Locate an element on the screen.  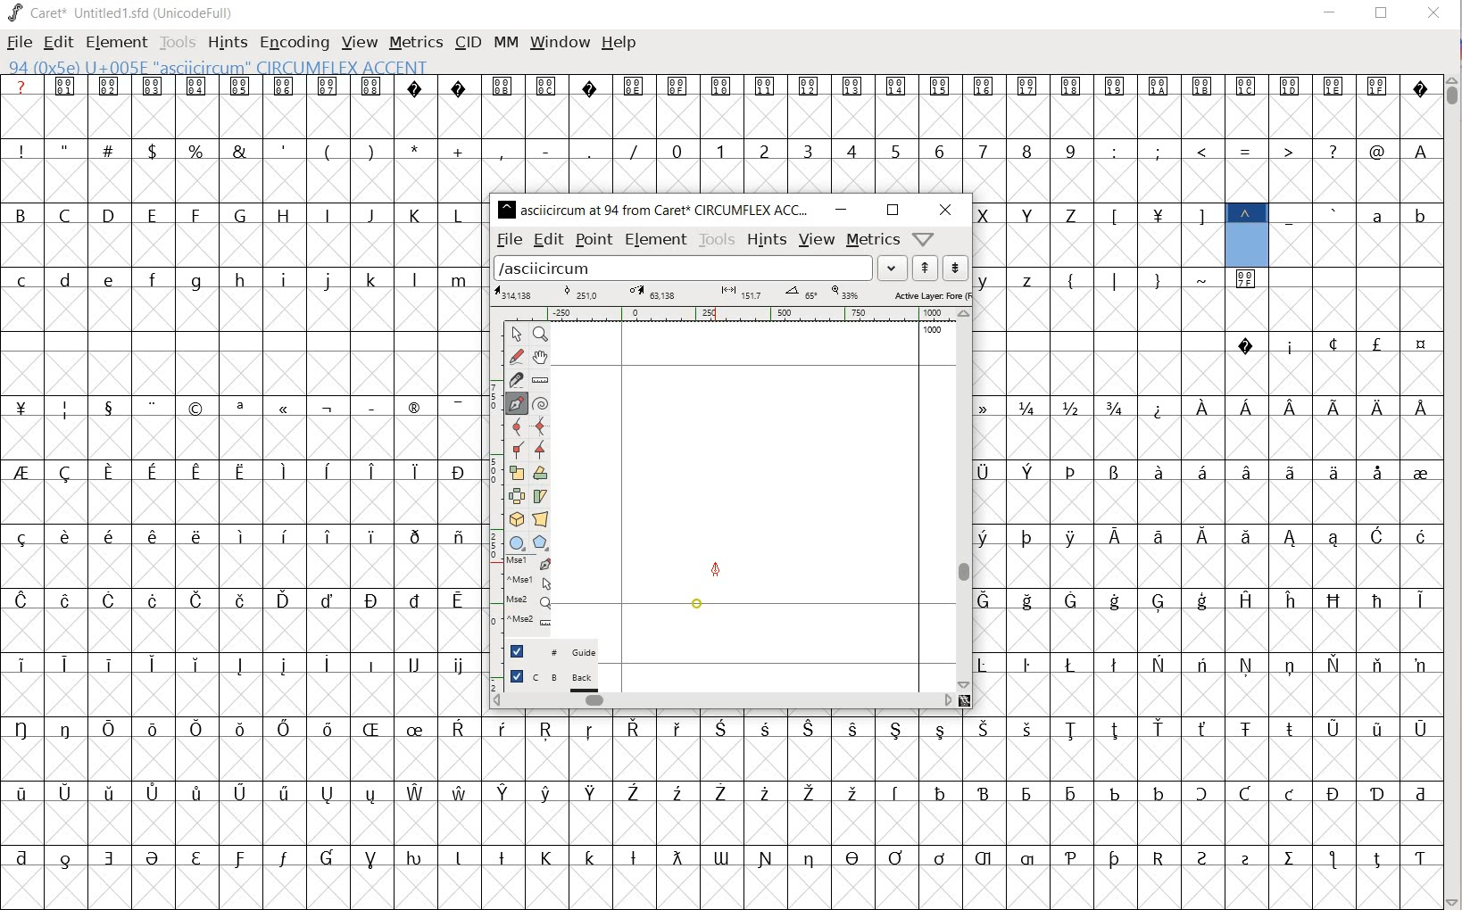
tools is located at coordinates (718, 239).